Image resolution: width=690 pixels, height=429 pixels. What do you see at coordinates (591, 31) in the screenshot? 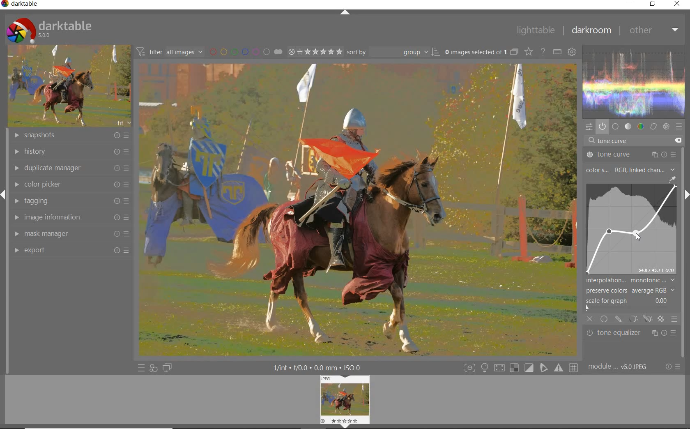
I see `darkroom` at bounding box center [591, 31].